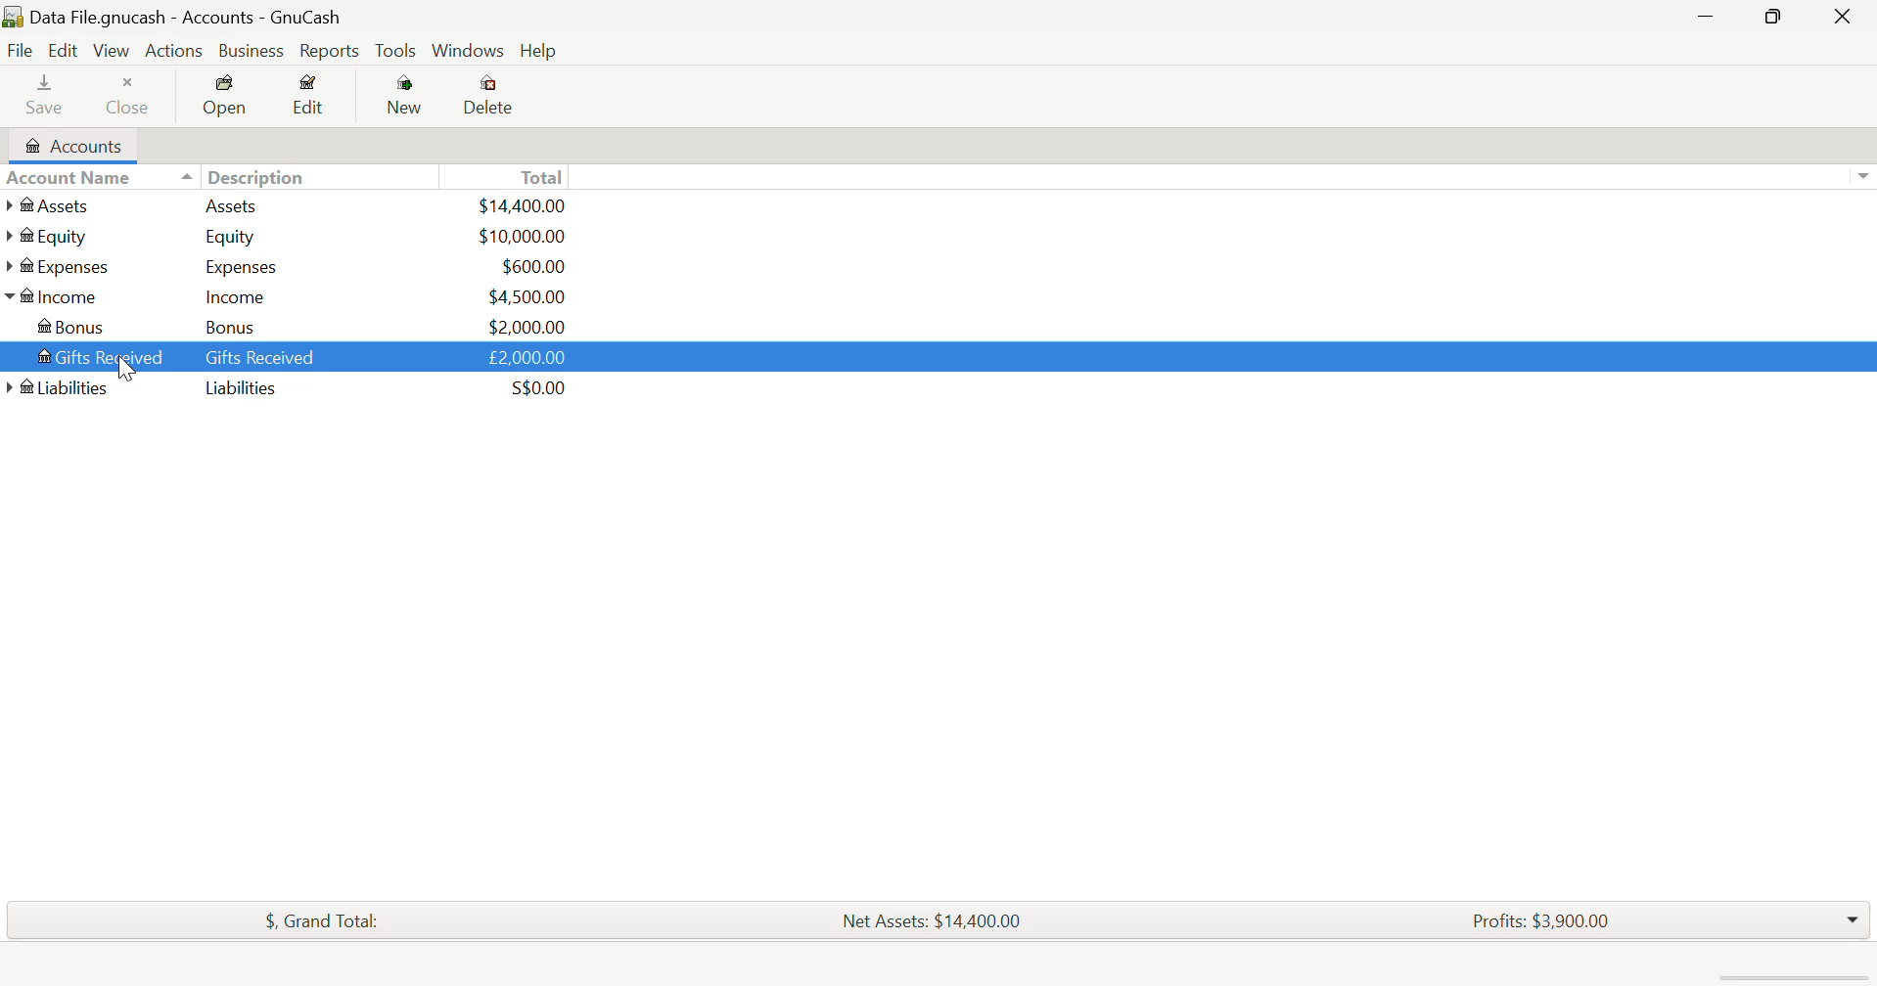  What do you see at coordinates (66, 267) in the screenshot?
I see `Expenses` at bounding box center [66, 267].